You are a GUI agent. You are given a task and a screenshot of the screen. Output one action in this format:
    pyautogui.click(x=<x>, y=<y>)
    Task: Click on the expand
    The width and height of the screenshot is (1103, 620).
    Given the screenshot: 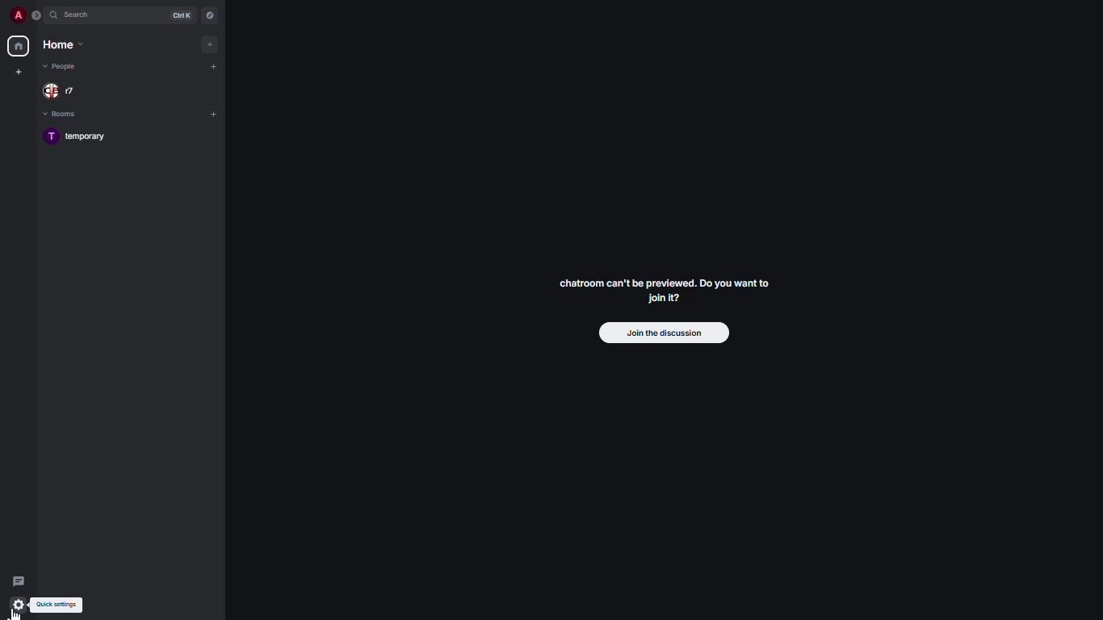 What is the action you would take?
    pyautogui.click(x=38, y=15)
    